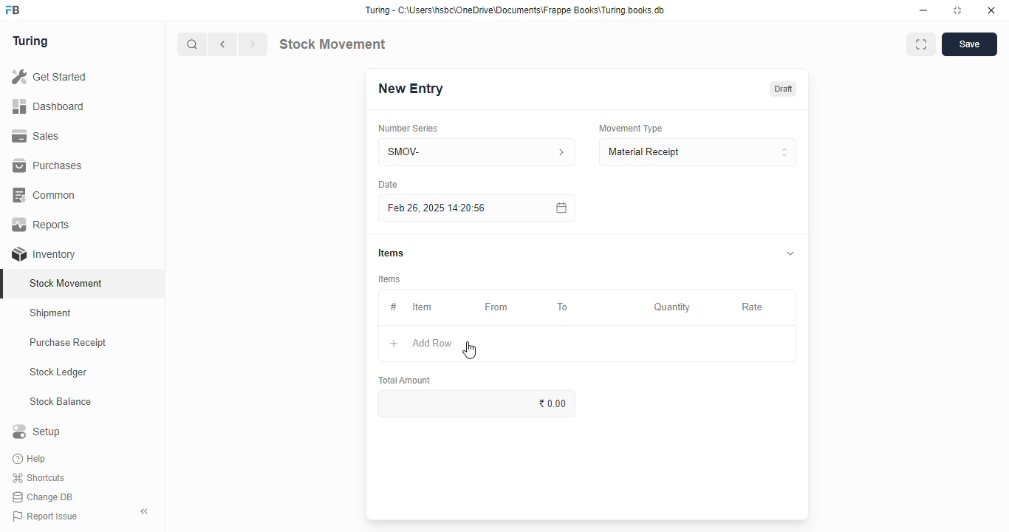 This screenshot has width=1009, height=532. I want to click on close, so click(991, 10).